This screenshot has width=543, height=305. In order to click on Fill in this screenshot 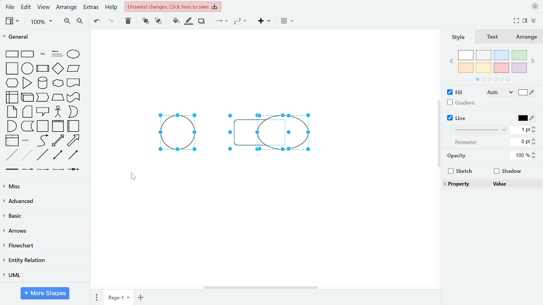, I will do `click(455, 91)`.